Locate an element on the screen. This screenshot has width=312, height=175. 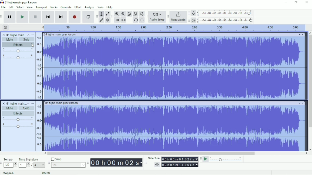
Zoom Out is located at coordinates (123, 14).